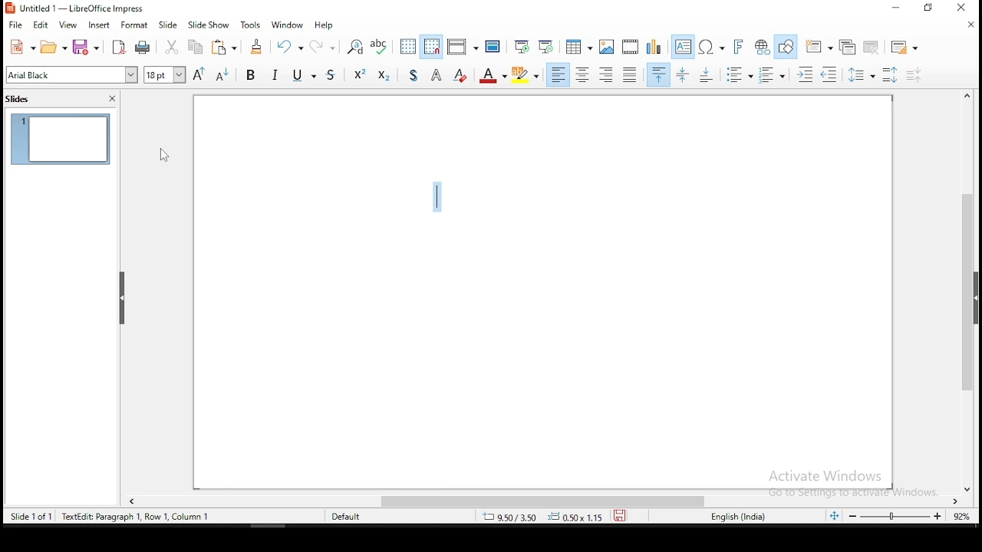  I want to click on Superscript, so click(359, 73).